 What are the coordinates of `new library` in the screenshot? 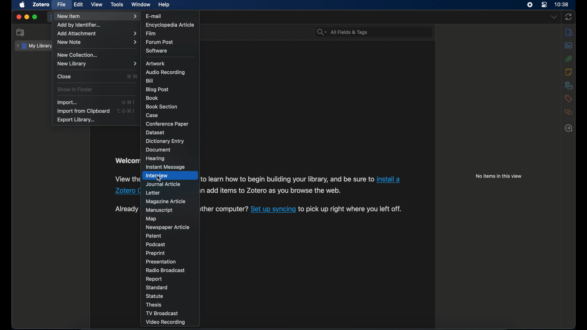 It's located at (97, 64).